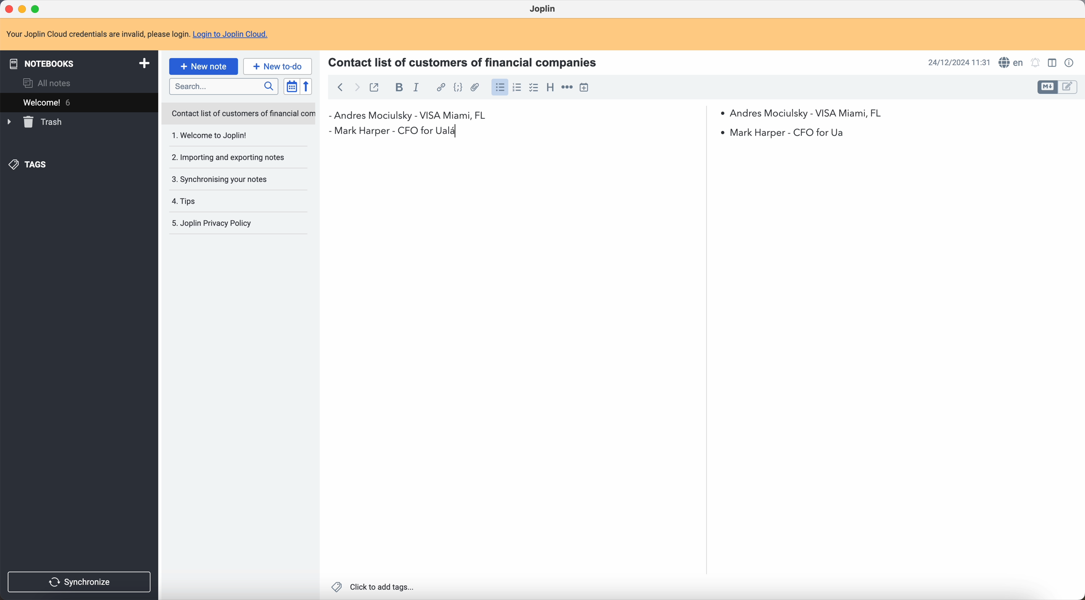 Image resolution: width=1085 pixels, height=600 pixels. I want to click on tags, so click(30, 165).